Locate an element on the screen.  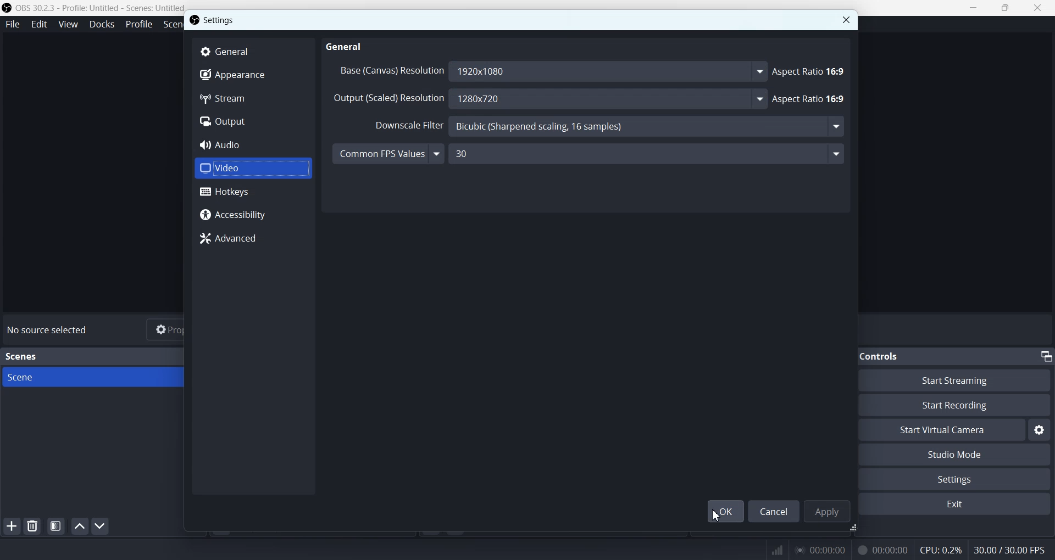
Aspect Ratio 16:9 is located at coordinates (810, 70).